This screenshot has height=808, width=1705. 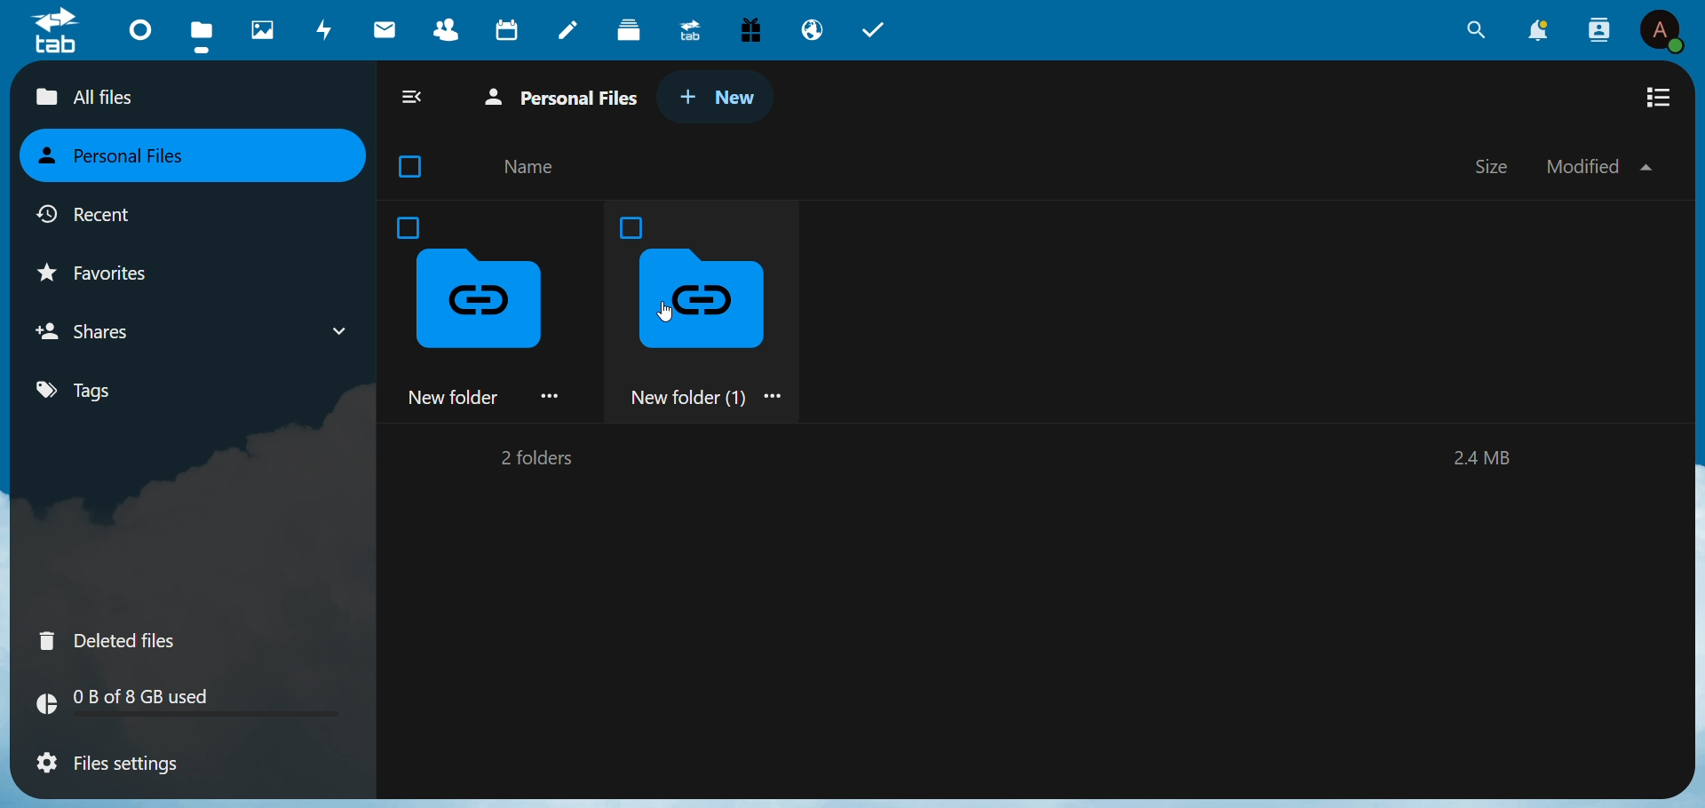 What do you see at coordinates (340, 331) in the screenshot?
I see `dropdown` at bounding box center [340, 331].